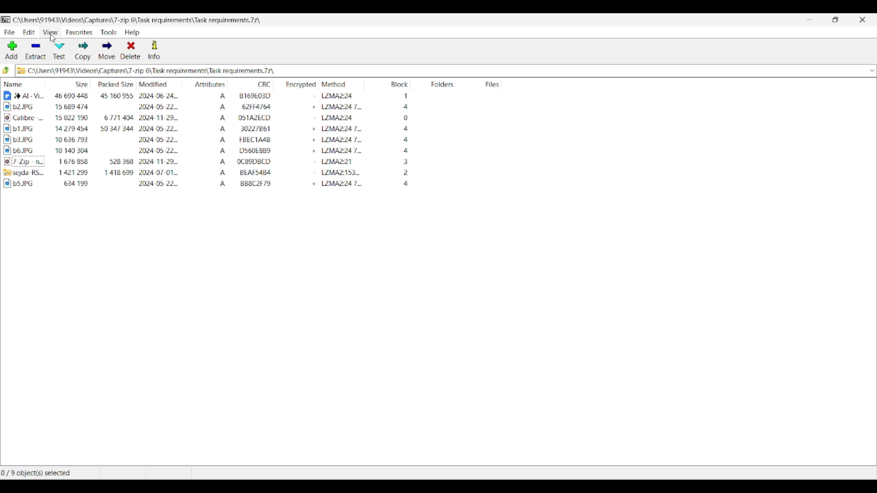  Describe the element at coordinates (872, 71) in the screenshot. I see `List folder locations` at that location.